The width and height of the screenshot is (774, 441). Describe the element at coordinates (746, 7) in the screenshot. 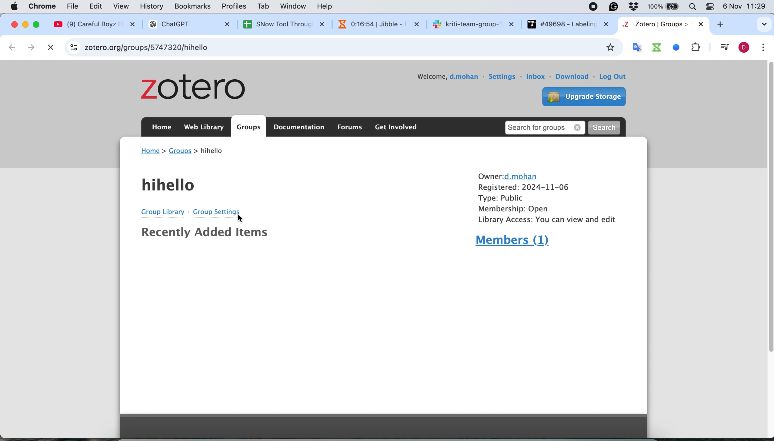

I see `6 Nov 11:29` at that location.